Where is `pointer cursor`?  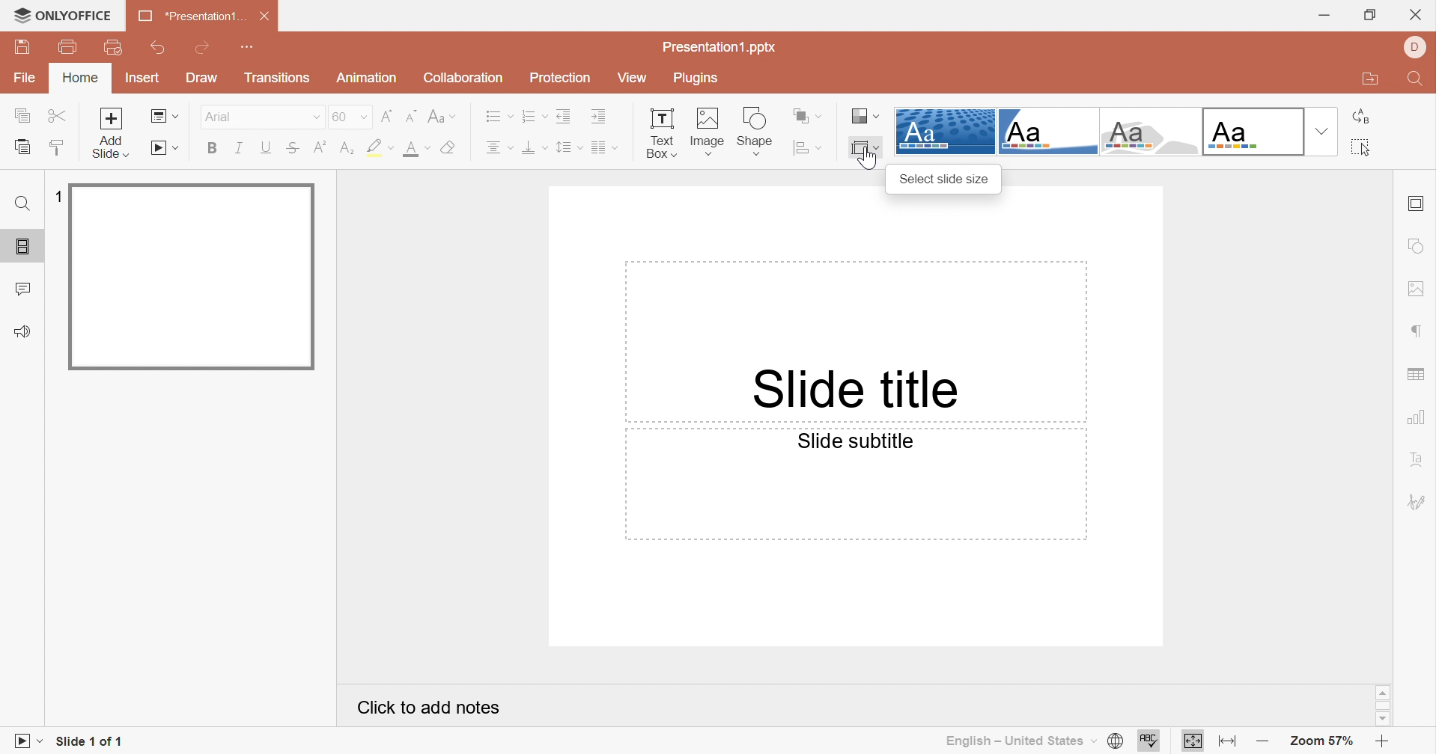 pointer cursor is located at coordinates (866, 161).